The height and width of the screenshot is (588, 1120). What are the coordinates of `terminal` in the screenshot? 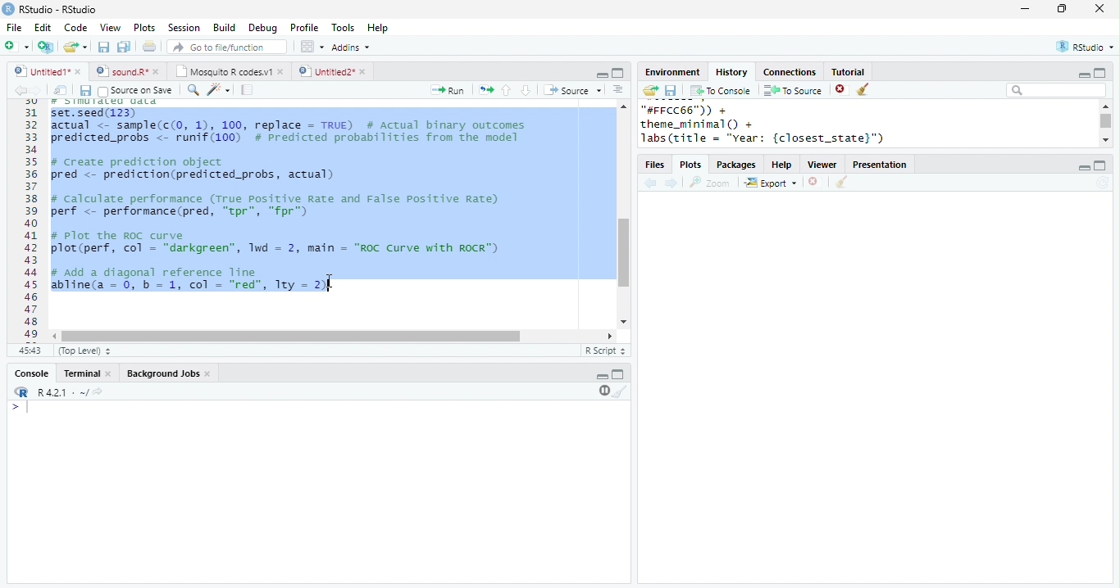 It's located at (80, 374).